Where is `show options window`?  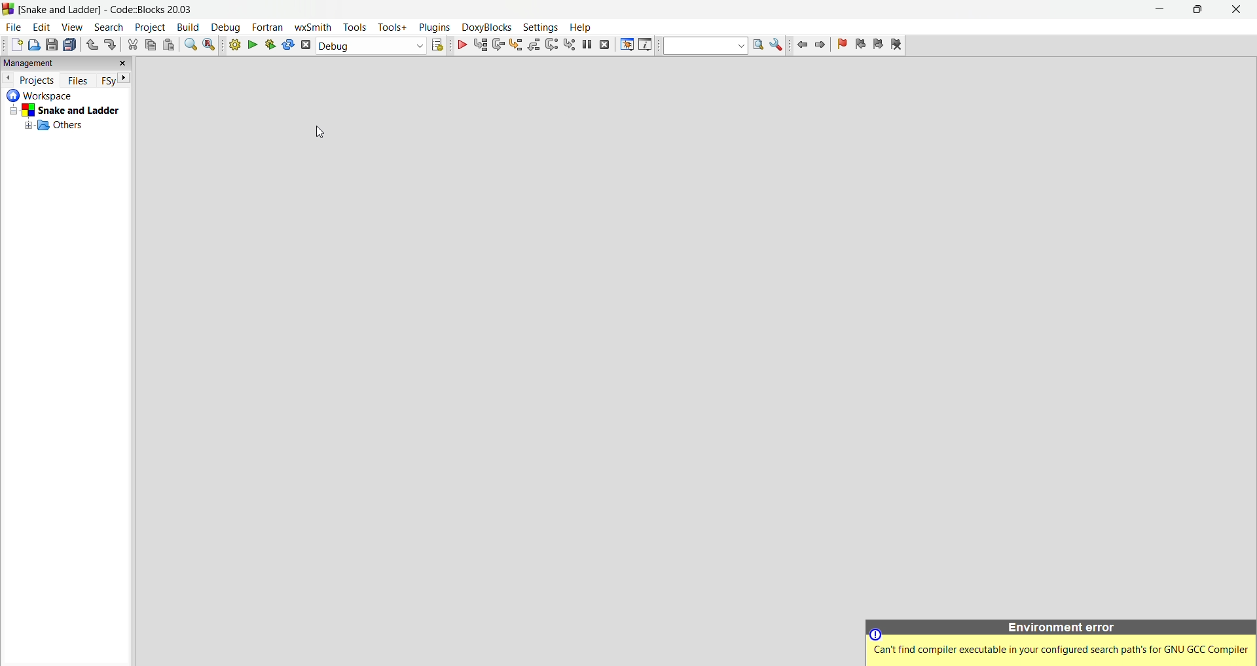 show options window is located at coordinates (777, 46).